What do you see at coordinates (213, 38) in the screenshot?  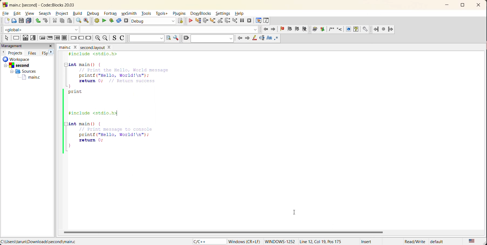 I see `search` at bounding box center [213, 38].